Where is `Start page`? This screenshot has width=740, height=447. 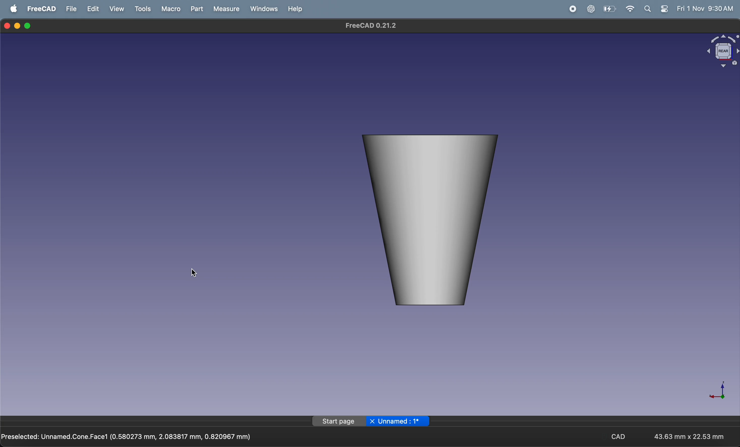 Start page is located at coordinates (339, 421).